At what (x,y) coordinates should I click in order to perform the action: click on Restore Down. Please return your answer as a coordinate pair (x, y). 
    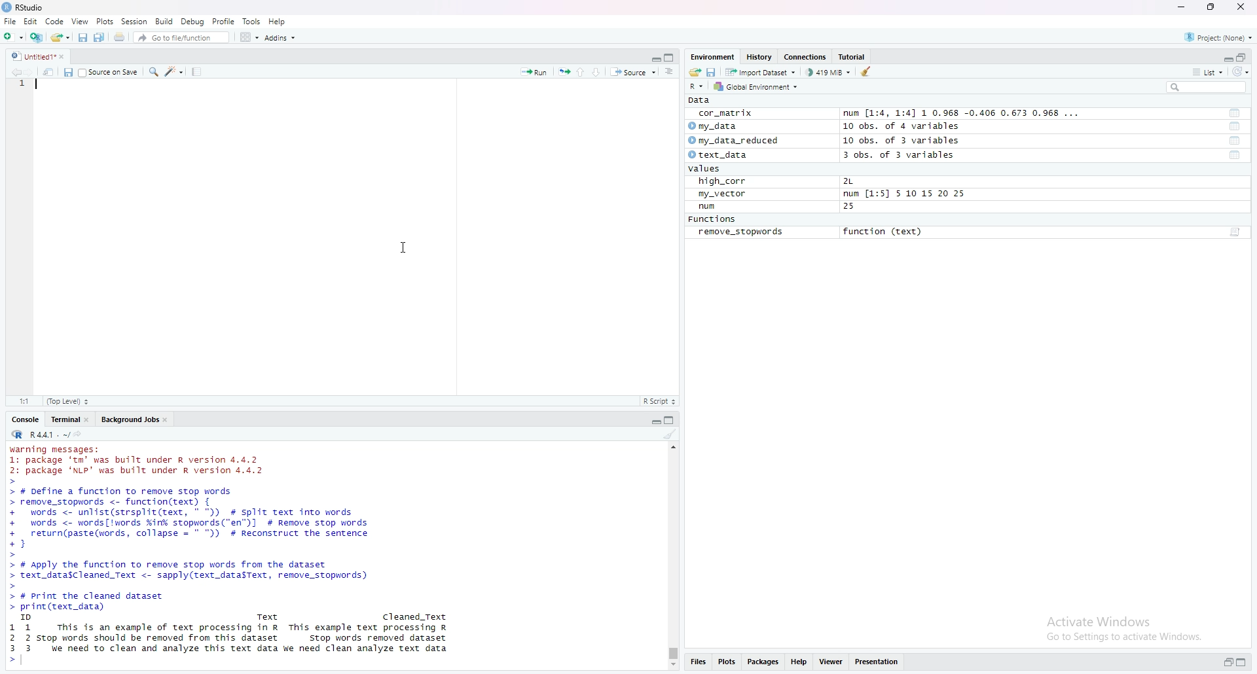
    Looking at the image, I should click on (1241, 58).